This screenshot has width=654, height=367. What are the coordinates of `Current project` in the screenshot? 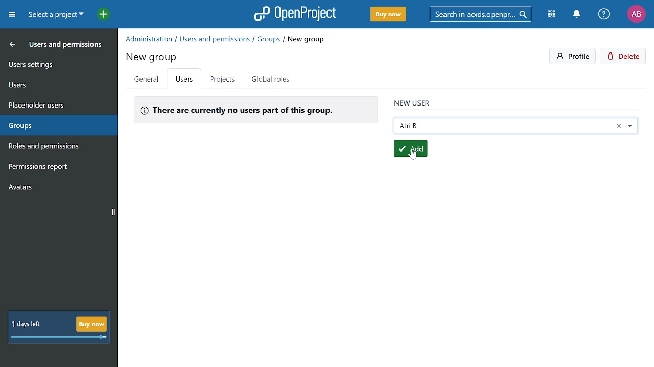 It's located at (55, 16).